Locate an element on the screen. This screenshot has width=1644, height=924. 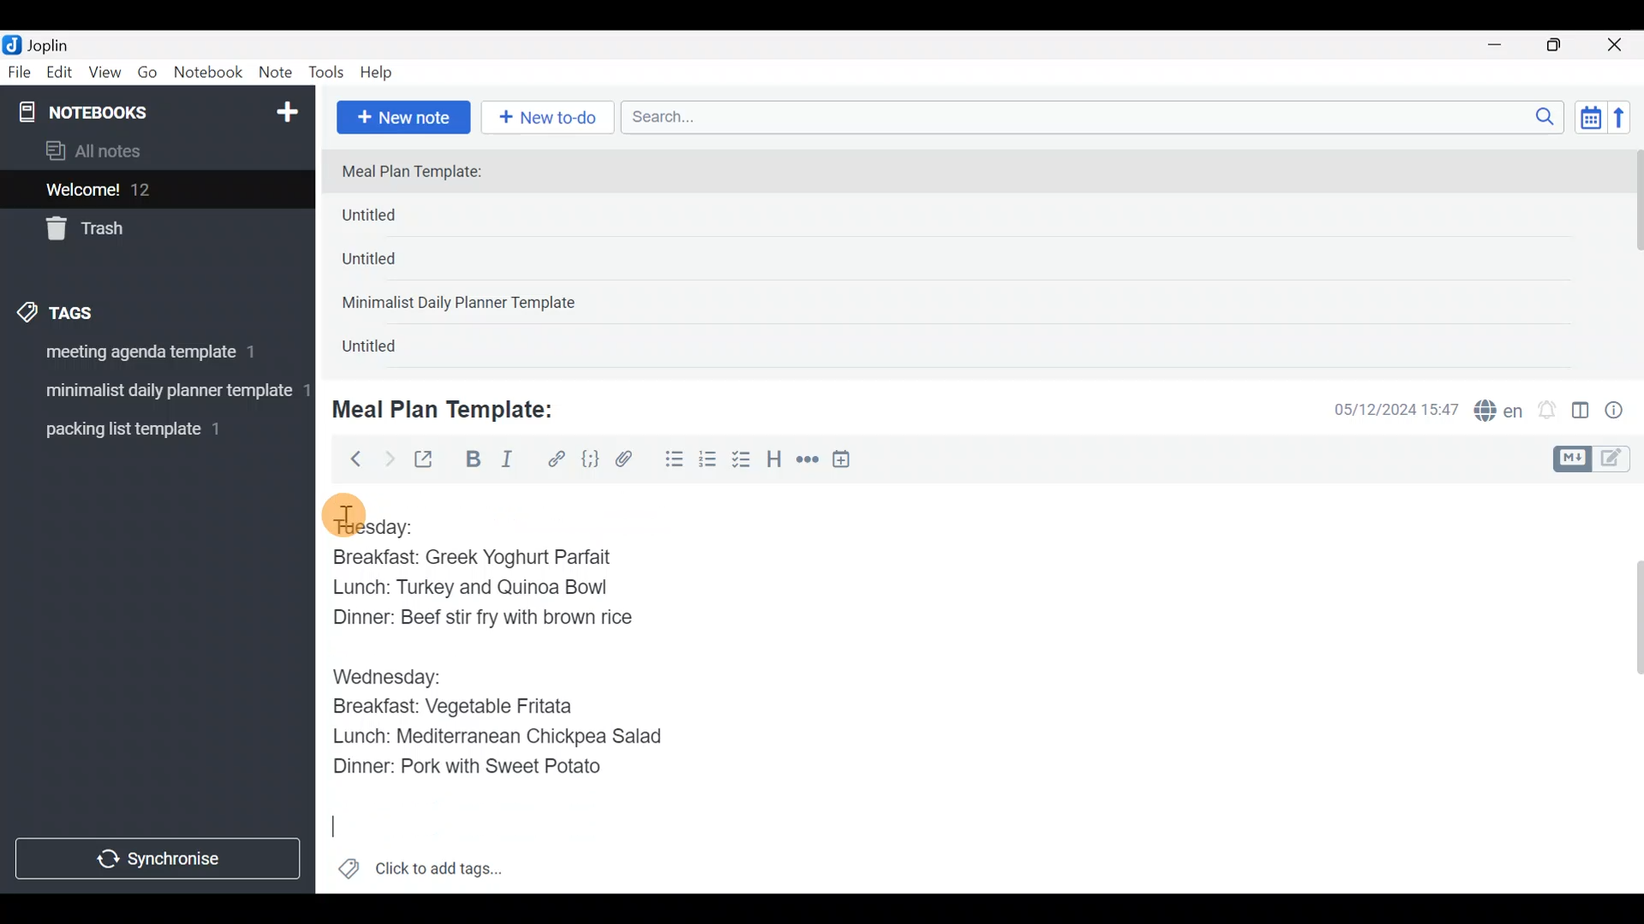
cursor is located at coordinates (342, 516).